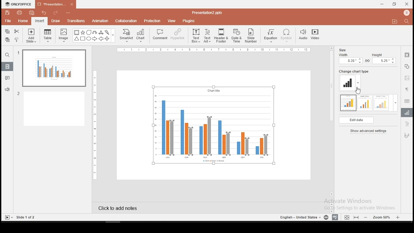 This screenshot has width=414, height=233. I want to click on date and time, so click(236, 36).